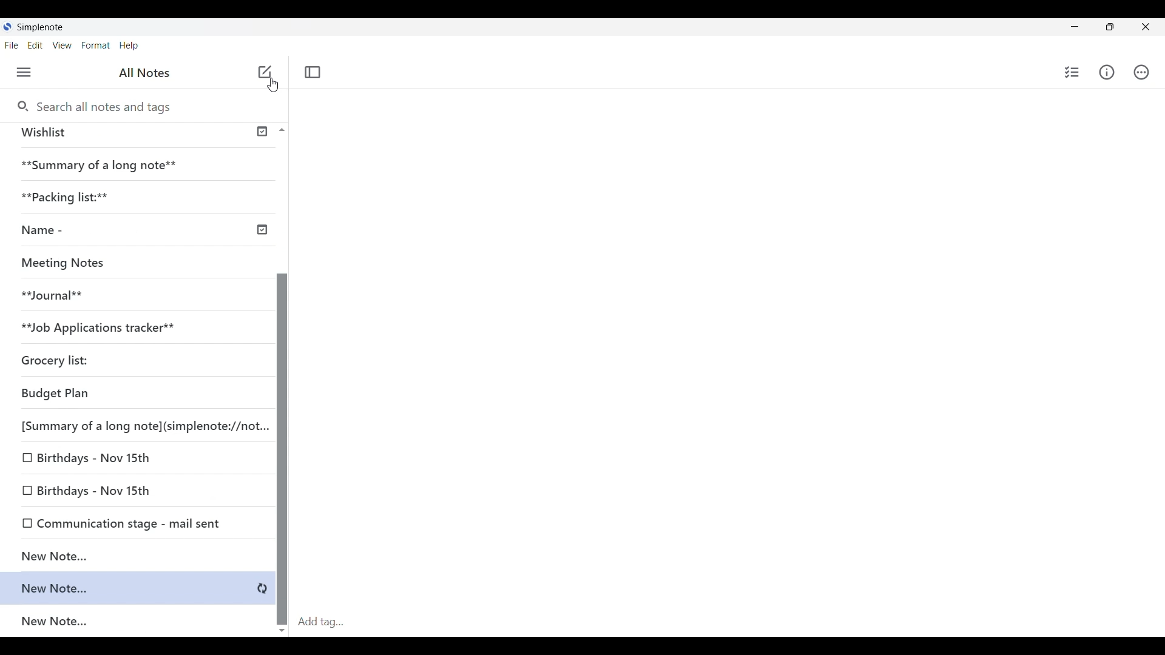 This screenshot has width=1165, height=655. I want to click on **Job Applications tracker**, so click(109, 329).